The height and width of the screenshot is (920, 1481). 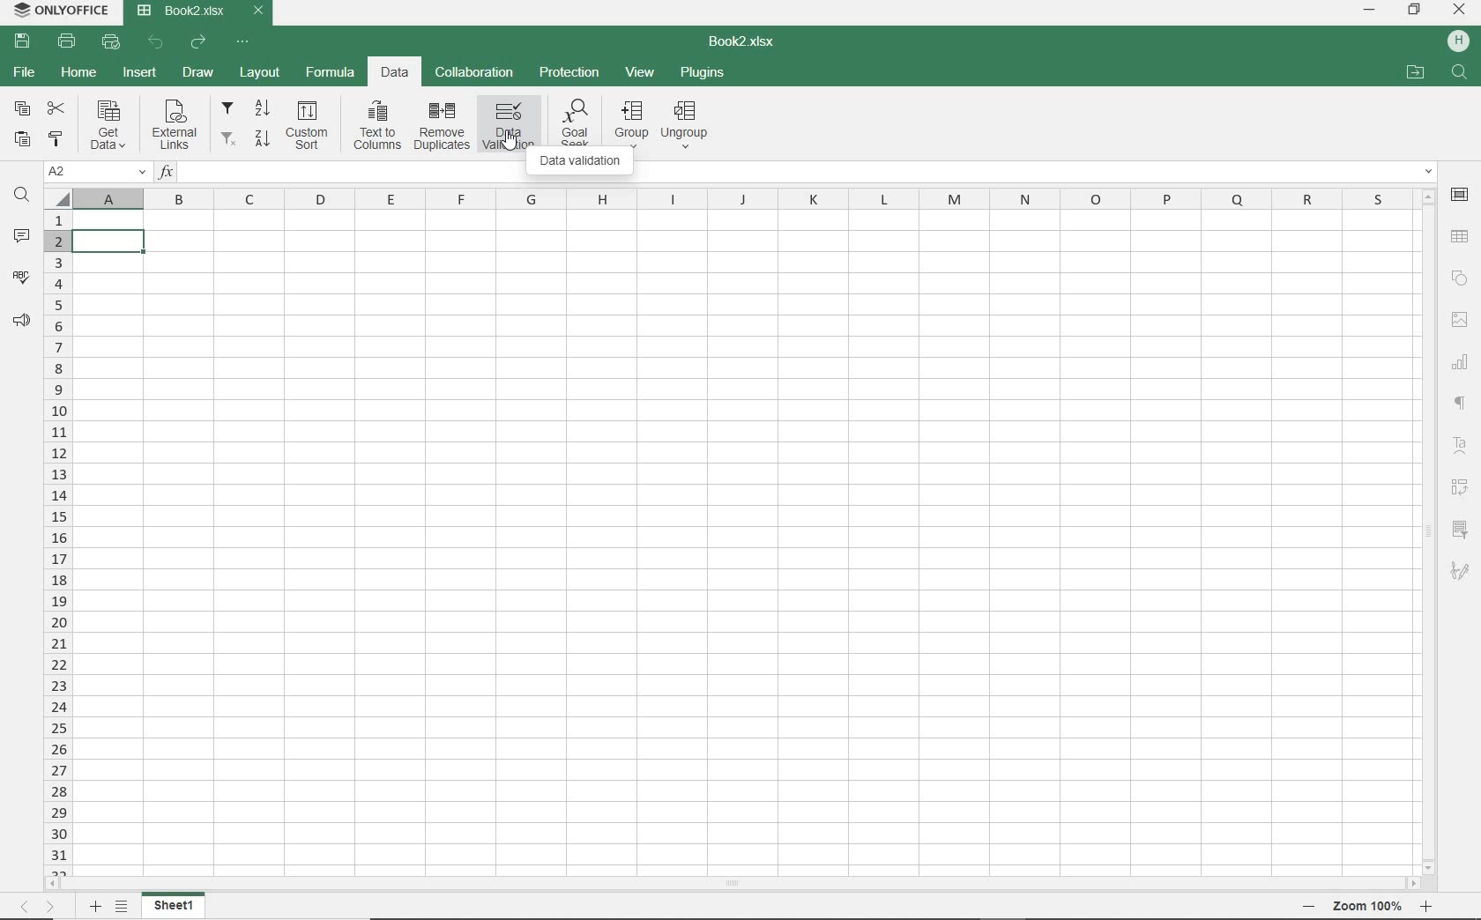 I want to click on SCROLLBAR, so click(x=729, y=881).